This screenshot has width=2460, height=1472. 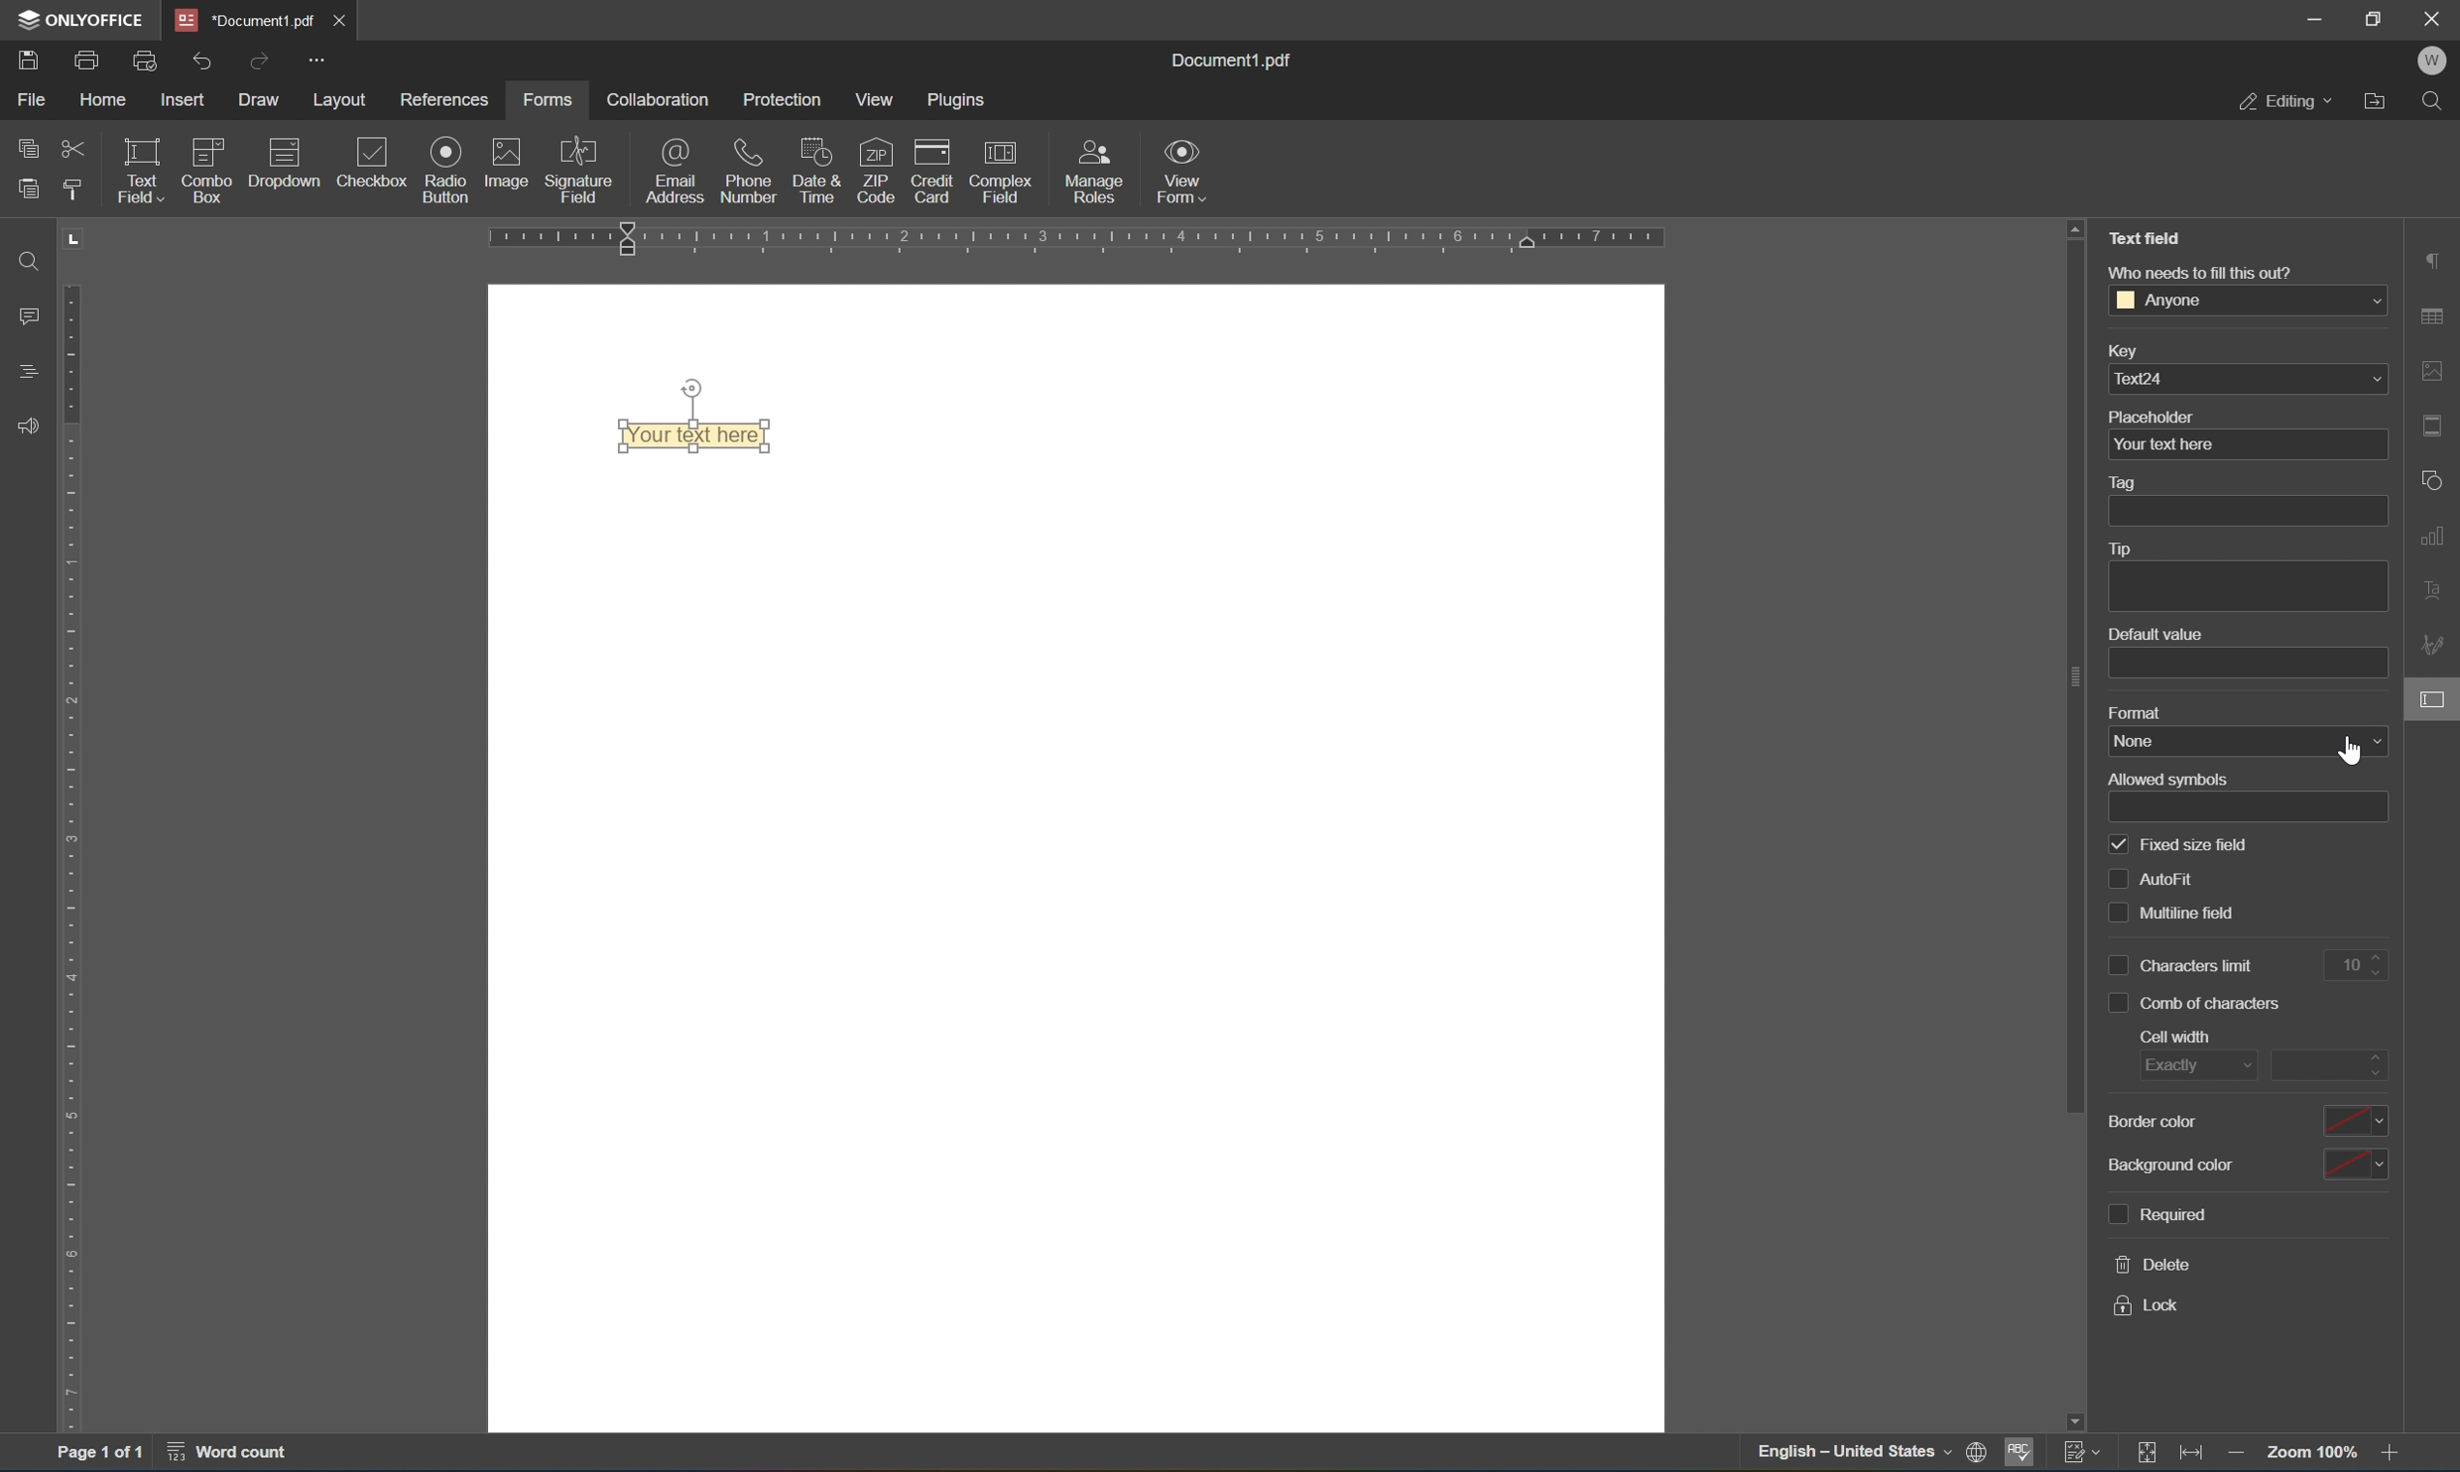 I want to click on complex field, so click(x=998, y=172).